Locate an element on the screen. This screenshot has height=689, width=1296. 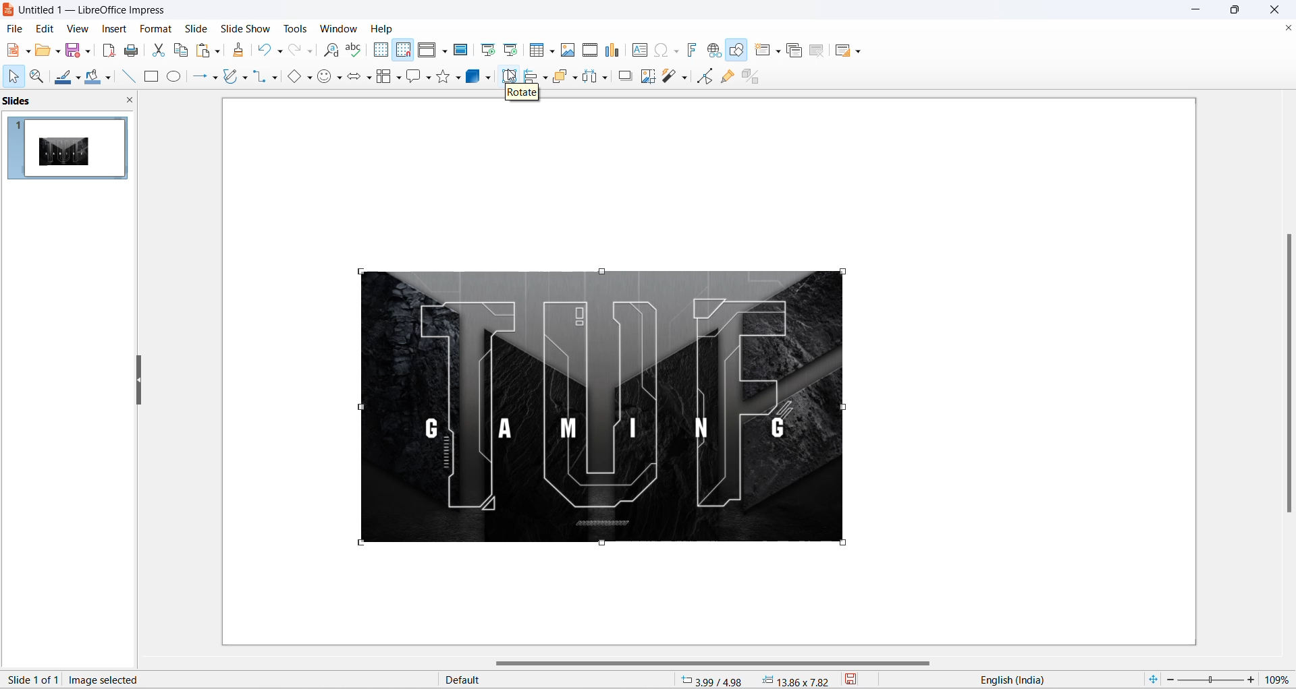
redo options is located at coordinates (311, 52).